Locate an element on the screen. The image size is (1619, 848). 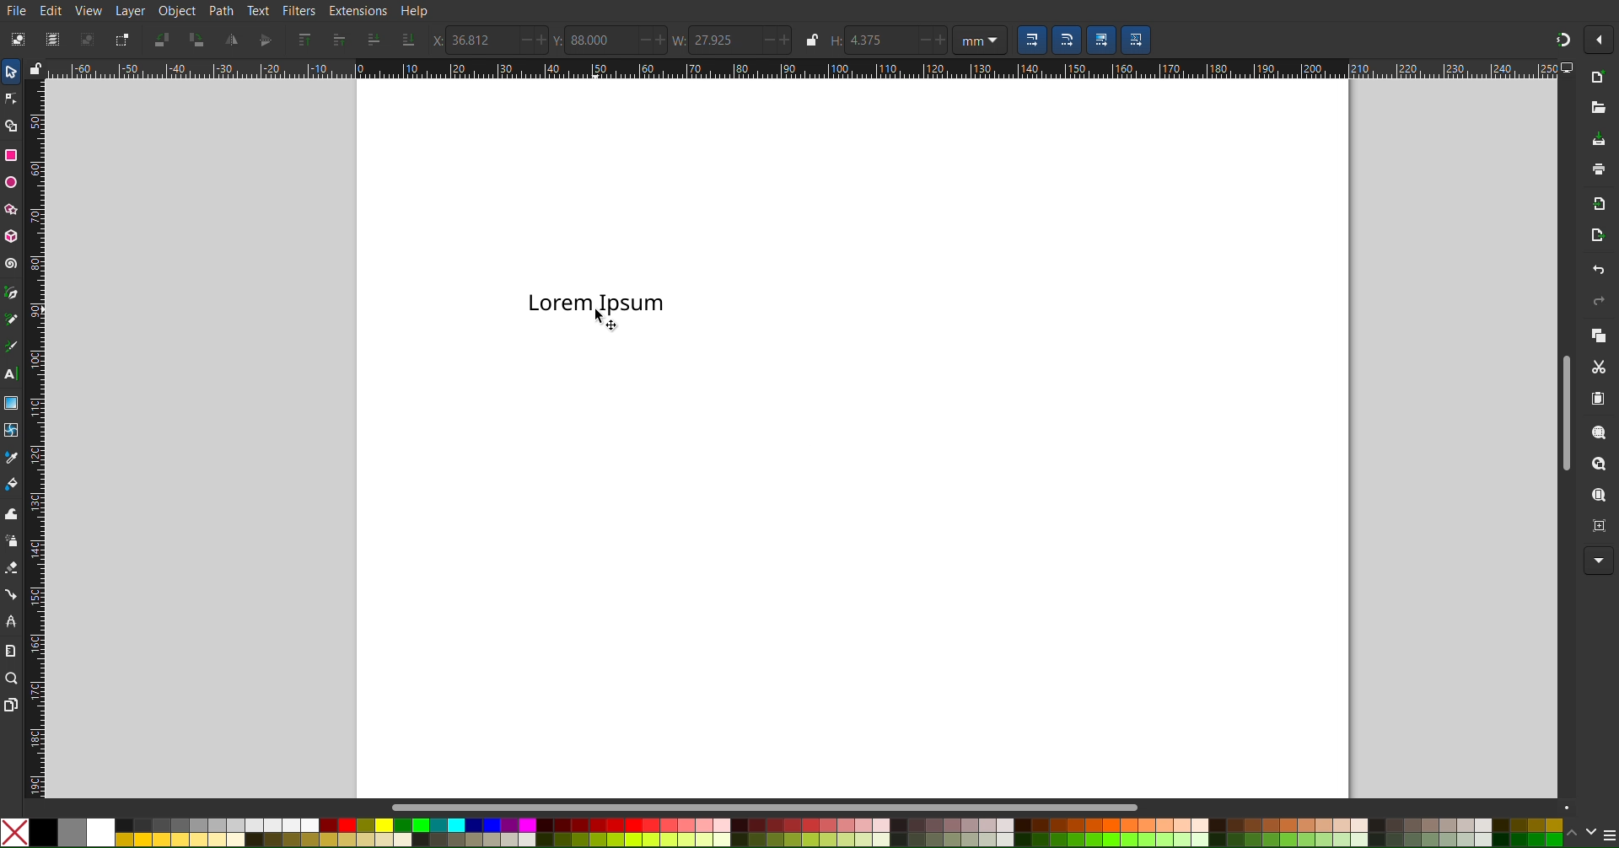
Units is located at coordinates (980, 39).